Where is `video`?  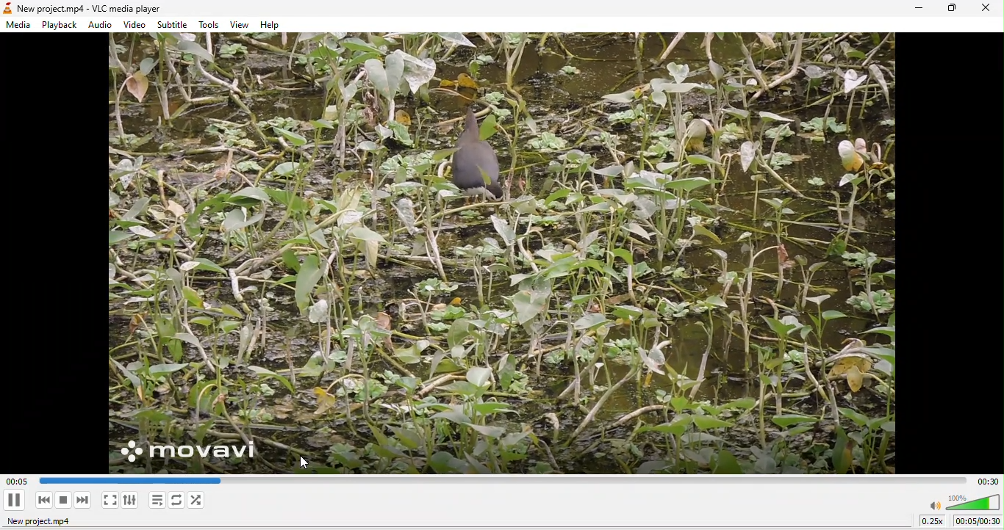 video is located at coordinates (136, 25).